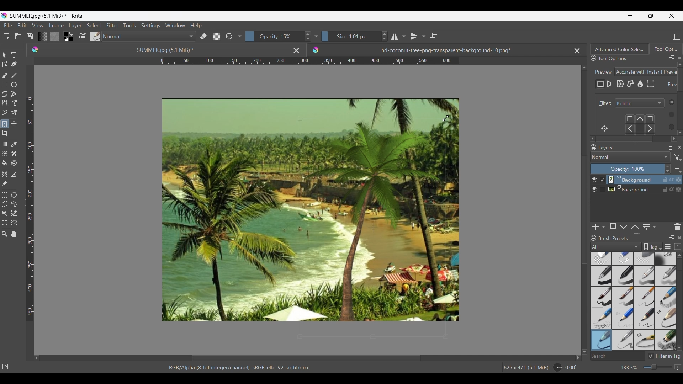 This screenshot has height=384, width=683. What do you see at coordinates (355, 36) in the screenshot?
I see `Increase/Decrease size` at bounding box center [355, 36].